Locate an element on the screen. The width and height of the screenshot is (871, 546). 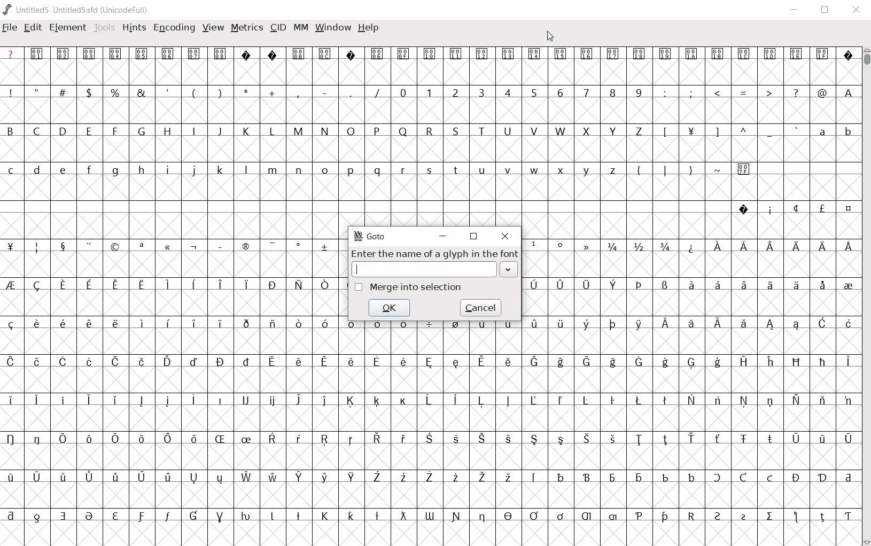
Symbol is located at coordinates (63, 362).